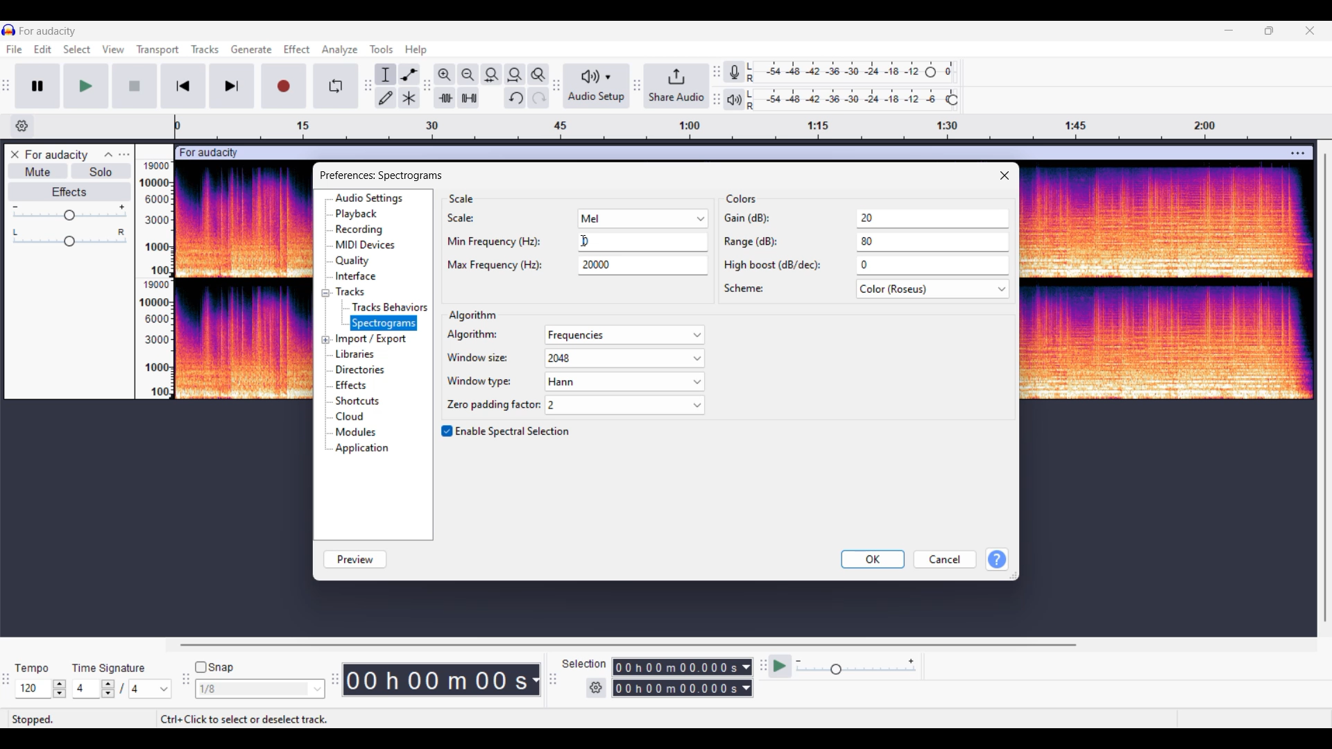 The width and height of the screenshot is (1332, 749). What do you see at coordinates (108, 155) in the screenshot?
I see `Collapse` at bounding box center [108, 155].